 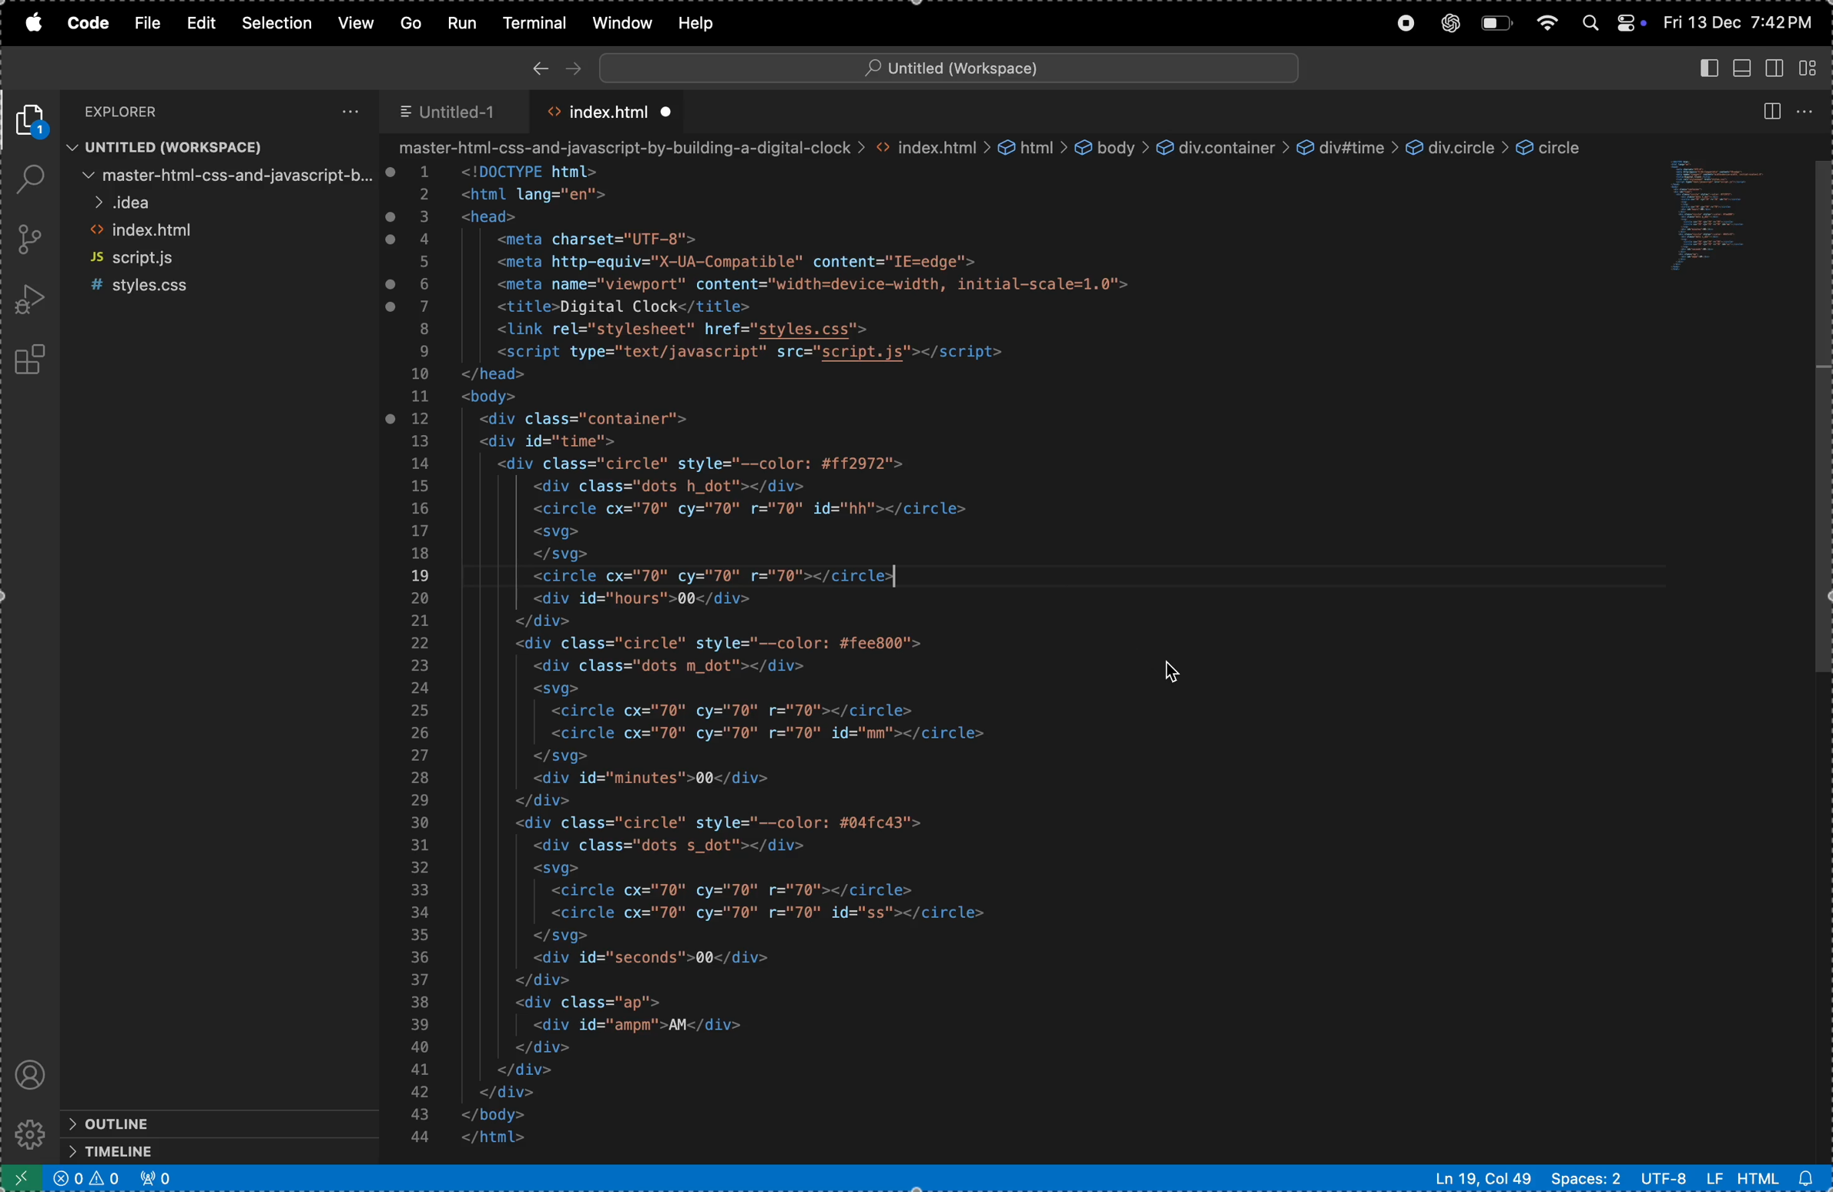 I want to click on no problems, so click(x=86, y=1180).